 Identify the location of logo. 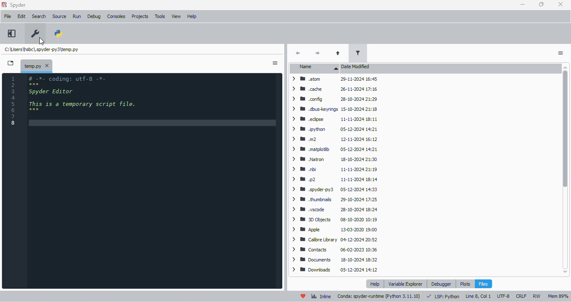
(4, 5).